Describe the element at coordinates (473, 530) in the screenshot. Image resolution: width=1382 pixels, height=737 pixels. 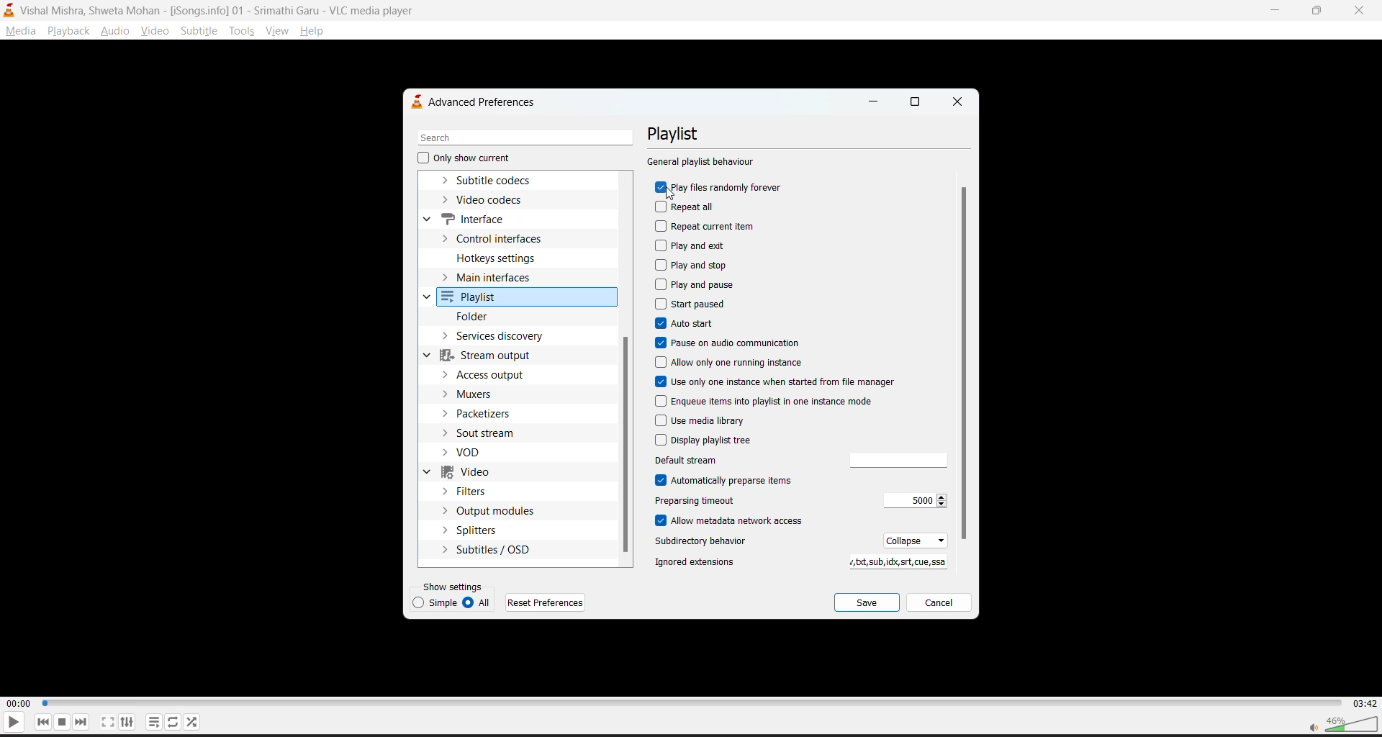
I see `splitters` at that location.